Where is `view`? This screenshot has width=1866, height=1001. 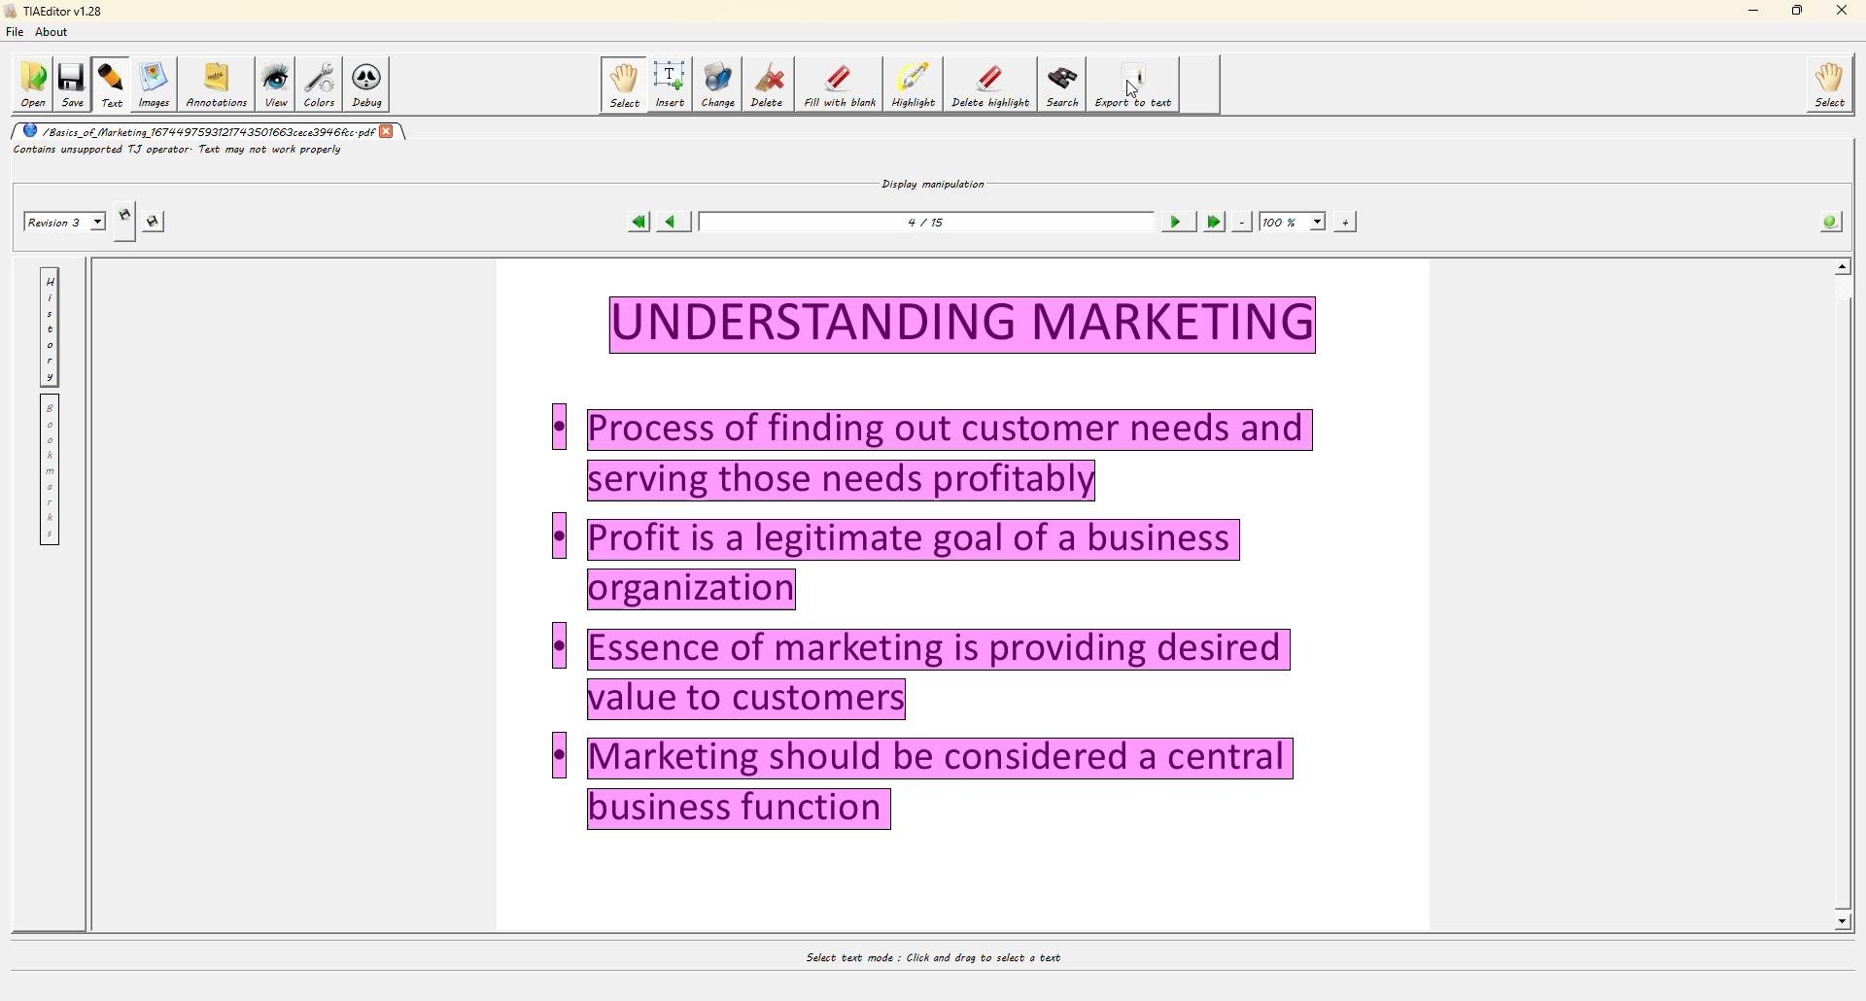 view is located at coordinates (273, 86).